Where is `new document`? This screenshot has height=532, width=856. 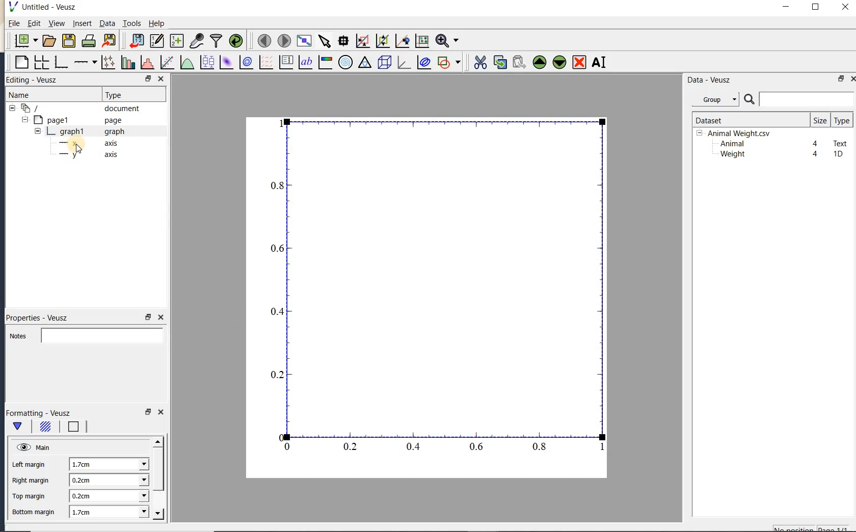 new document is located at coordinates (23, 41).